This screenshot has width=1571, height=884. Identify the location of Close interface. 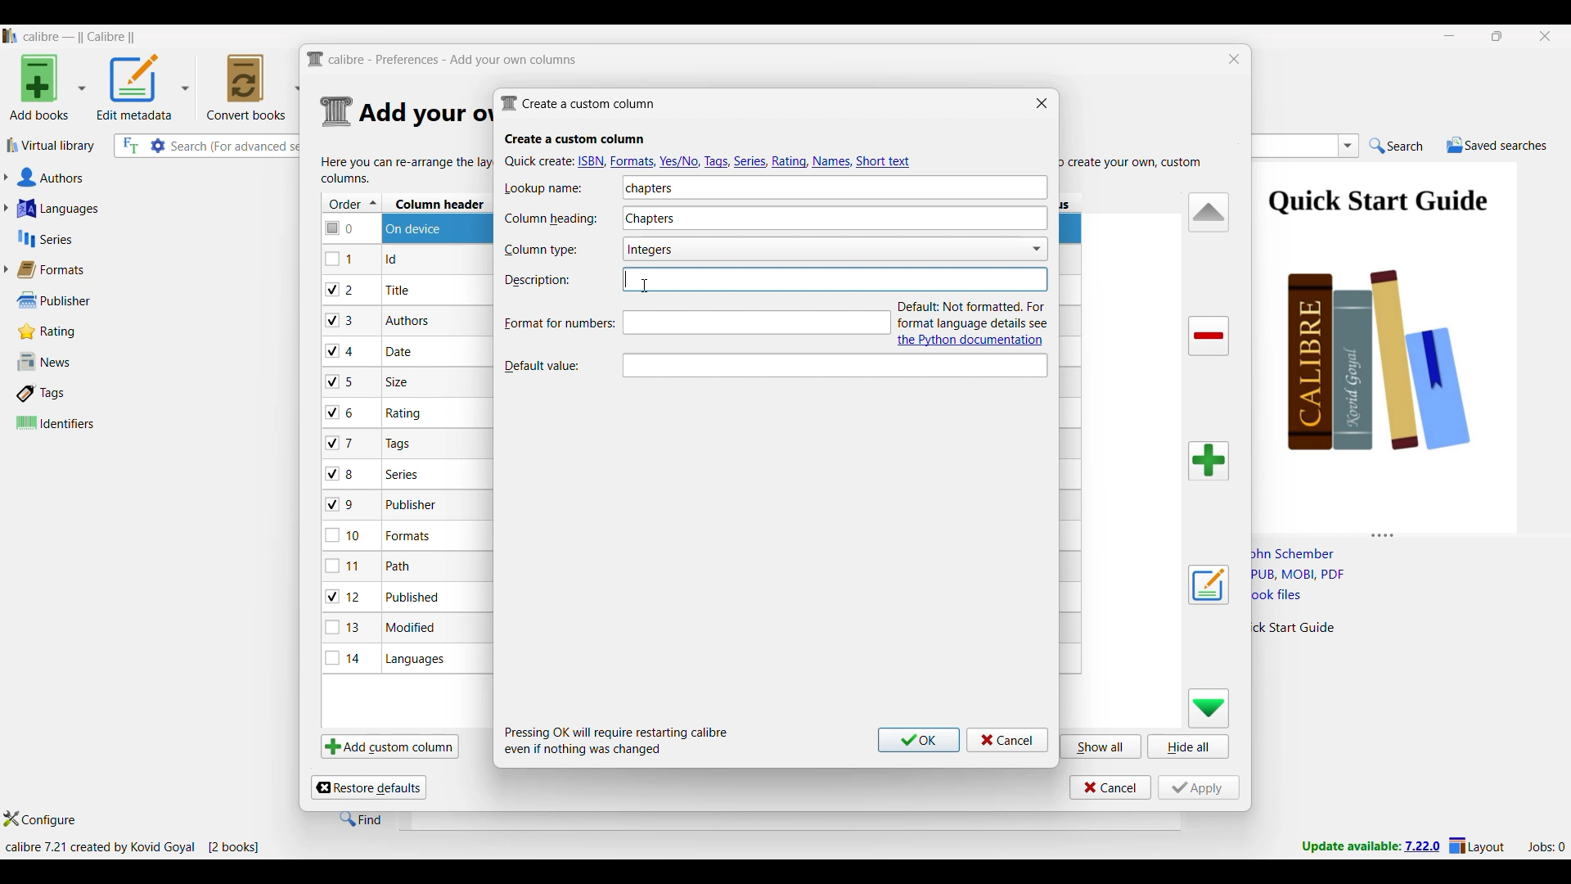
(1546, 36).